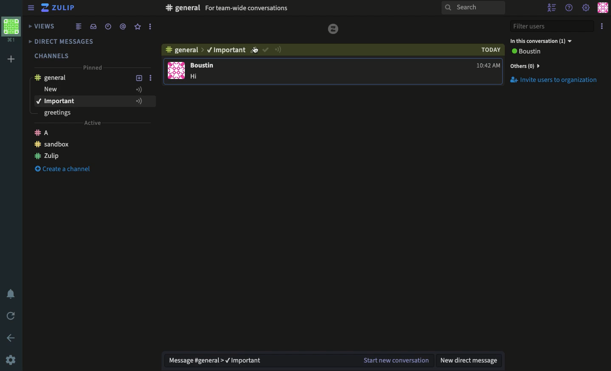 The height and width of the screenshot is (371, 611). What do you see at coordinates (601, 26) in the screenshot?
I see `Option ` at bounding box center [601, 26].